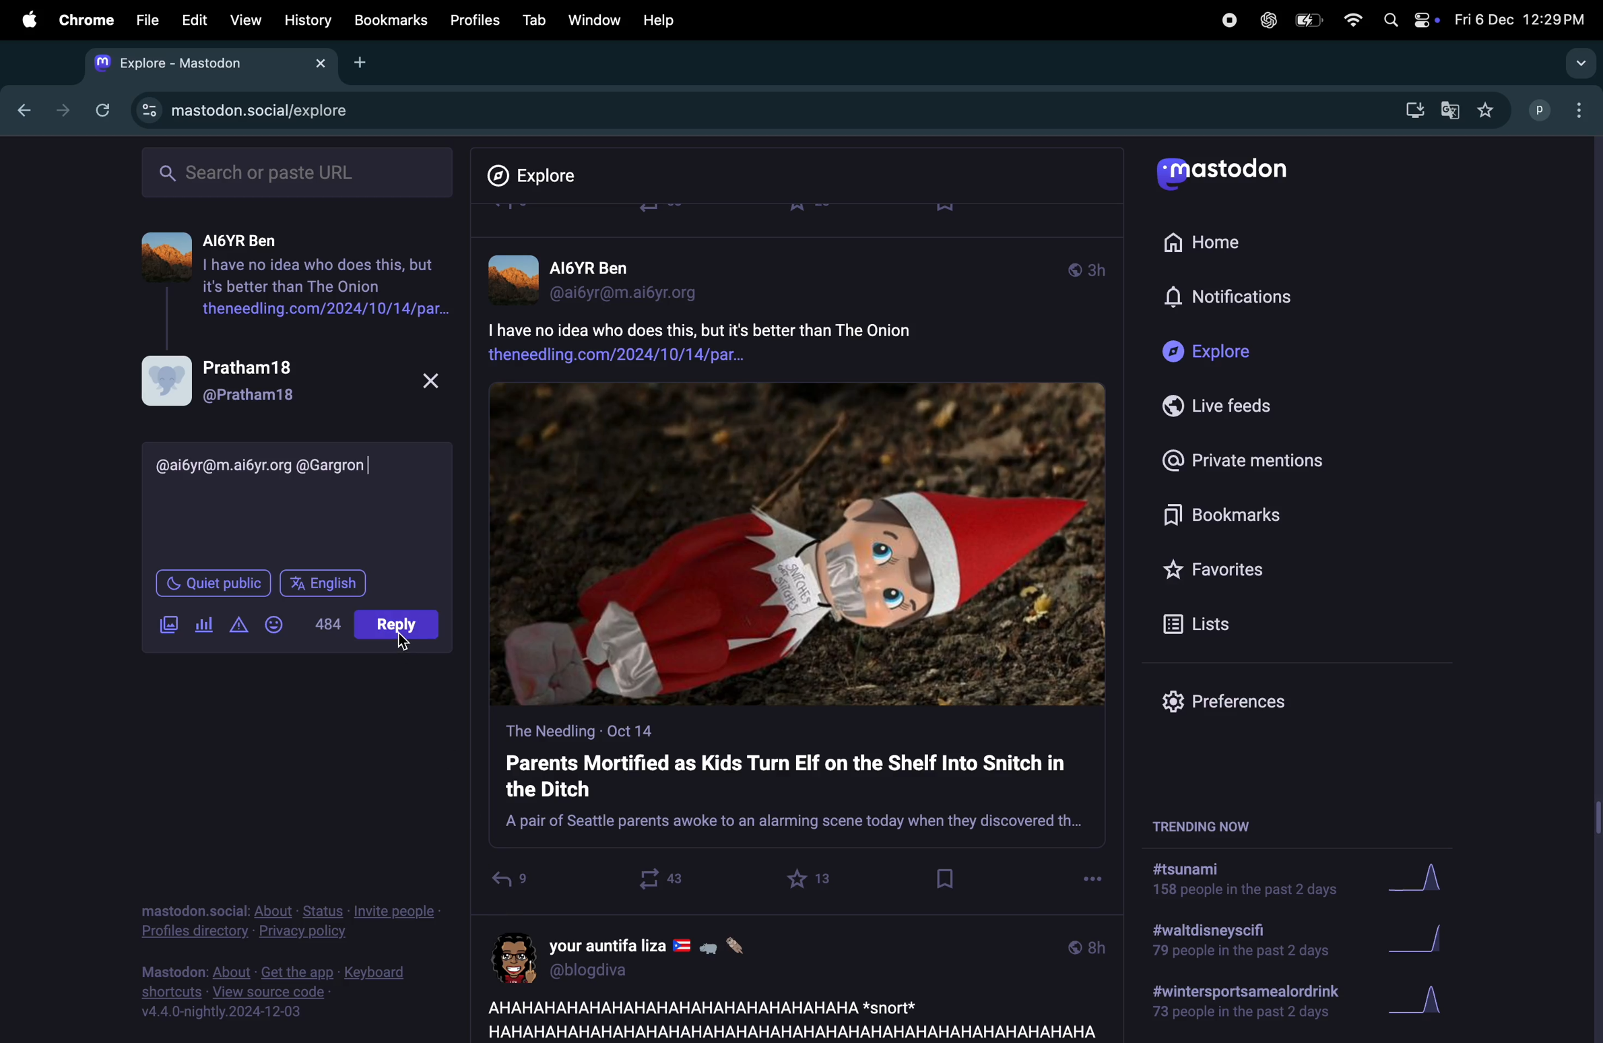  What do you see at coordinates (1423, 942) in the screenshot?
I see `graph` at bounding box center [1423, 942].